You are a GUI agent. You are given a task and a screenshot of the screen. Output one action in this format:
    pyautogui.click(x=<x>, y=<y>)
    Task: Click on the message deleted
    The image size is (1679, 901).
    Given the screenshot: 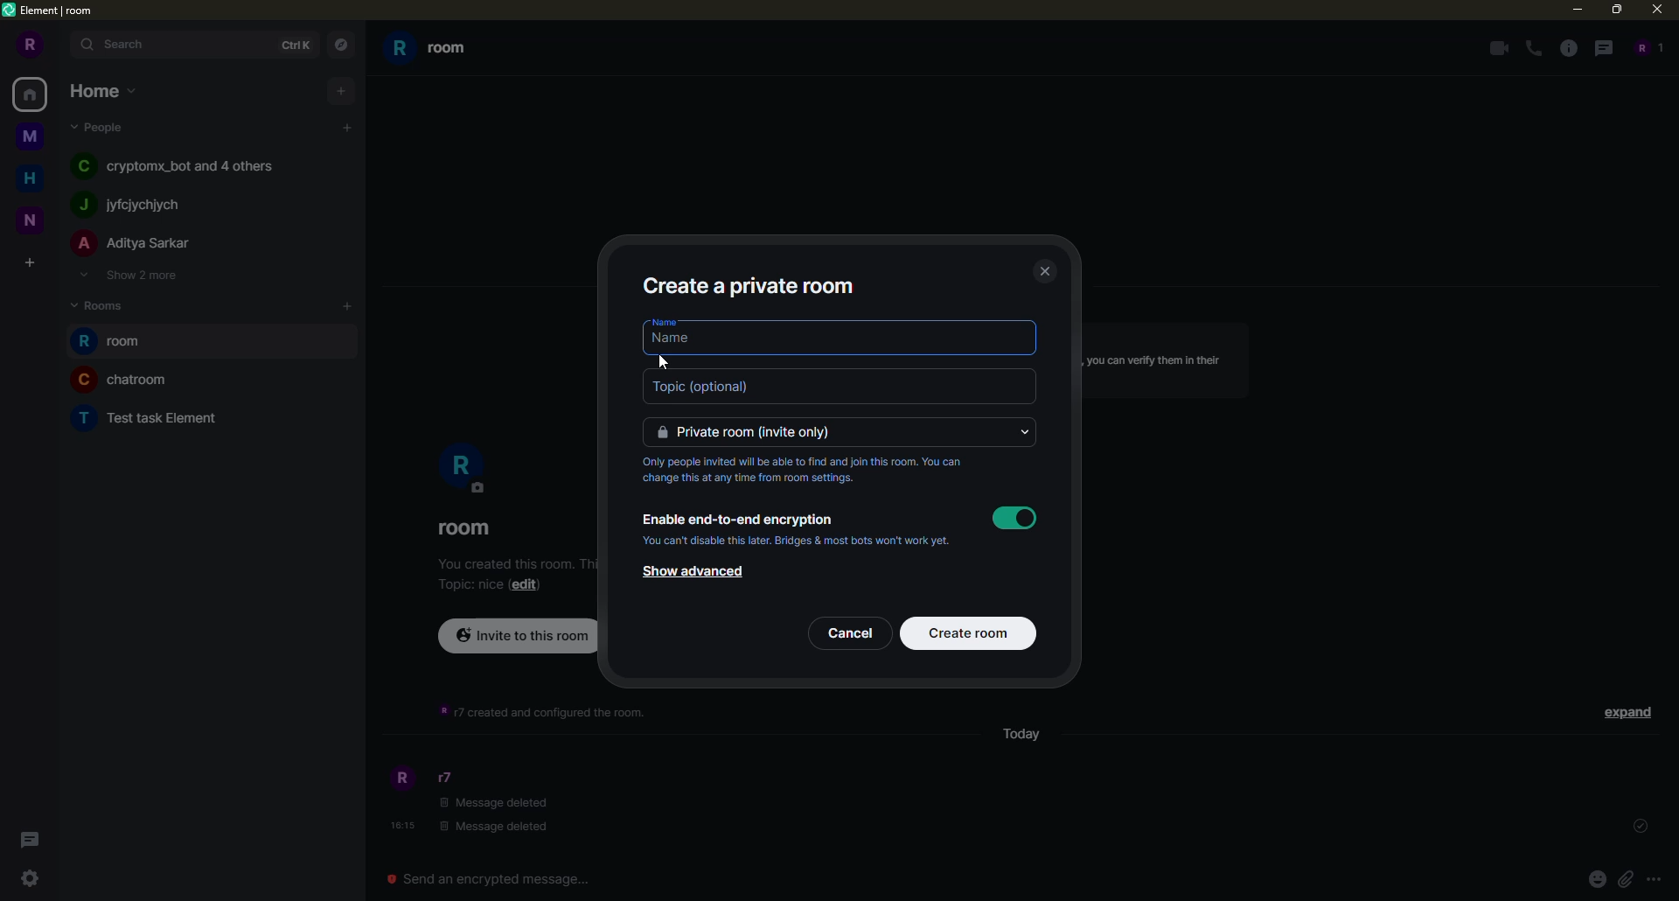 What is the action you would take?
    pyautogui.click(x=502, y=814)
    